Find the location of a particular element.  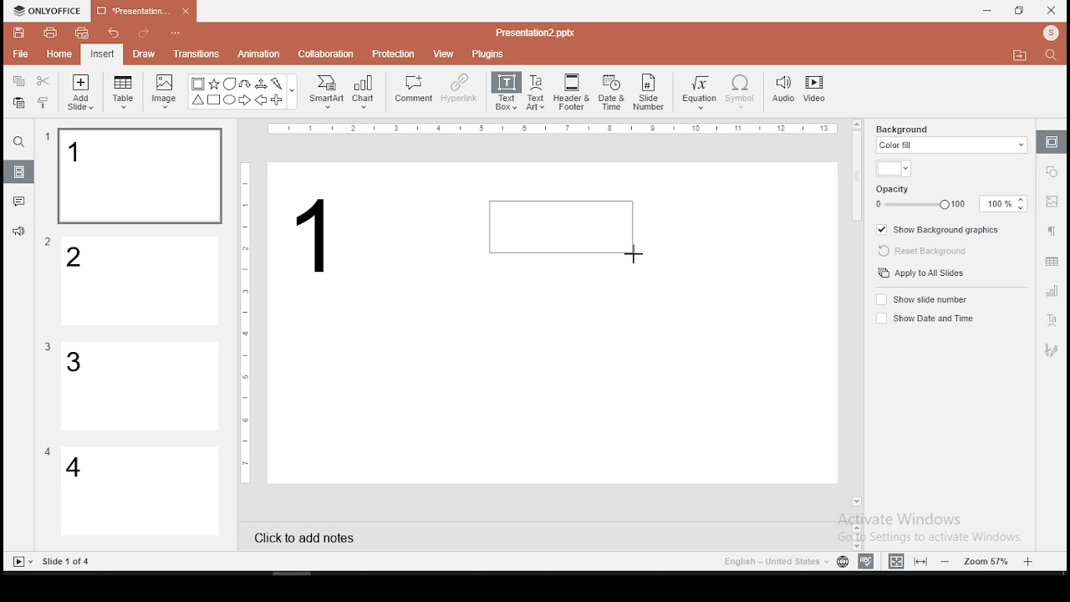

 is located at coordinates (179, 34).